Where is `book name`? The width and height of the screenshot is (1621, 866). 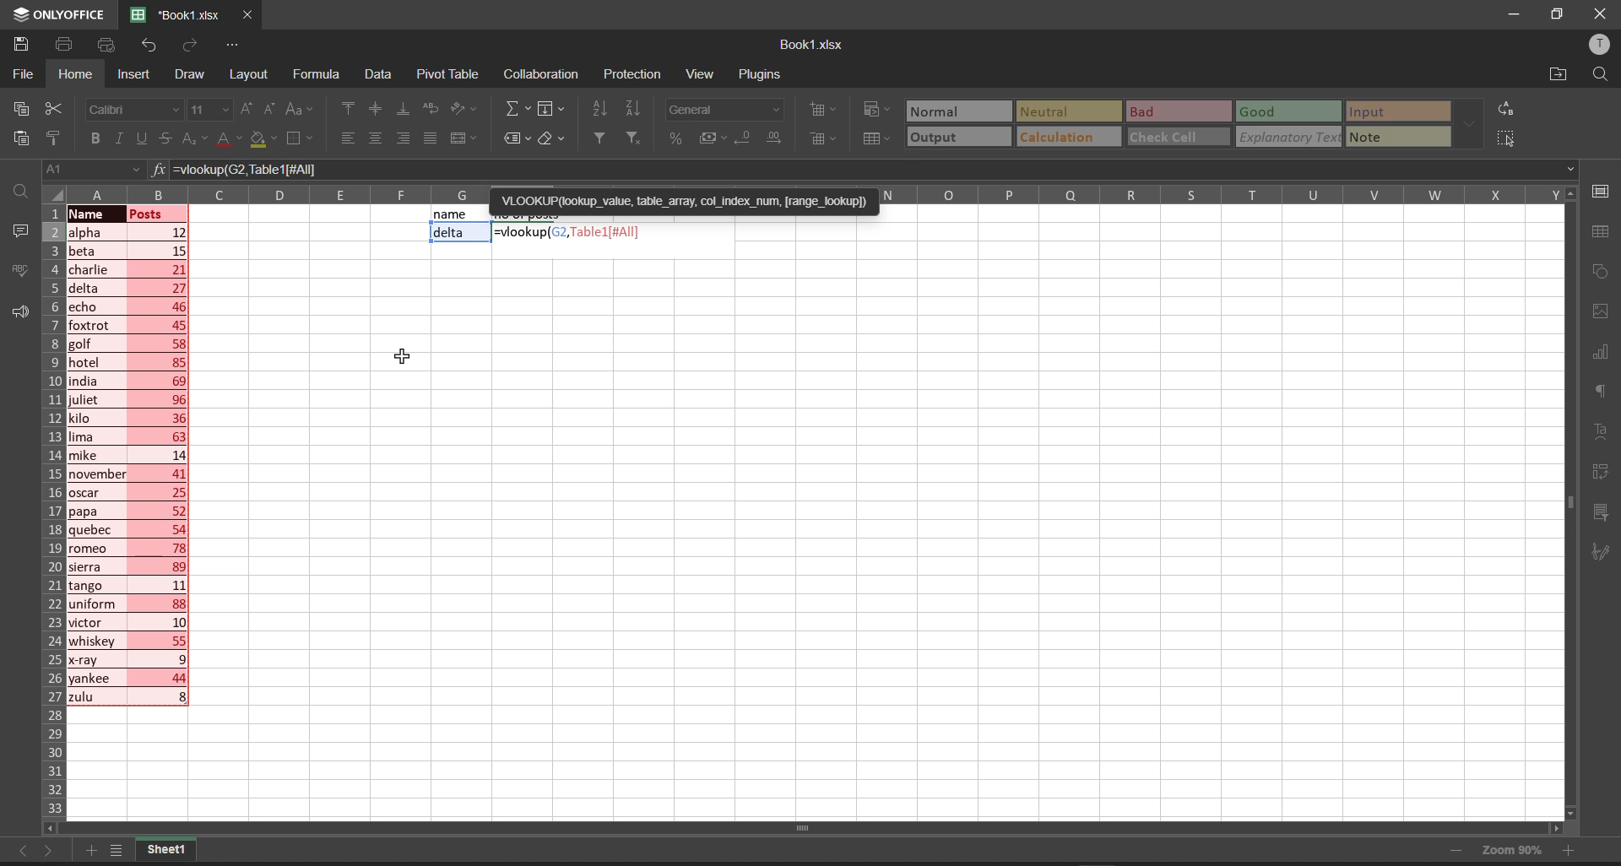
book name is located at coordinates (810, 45).